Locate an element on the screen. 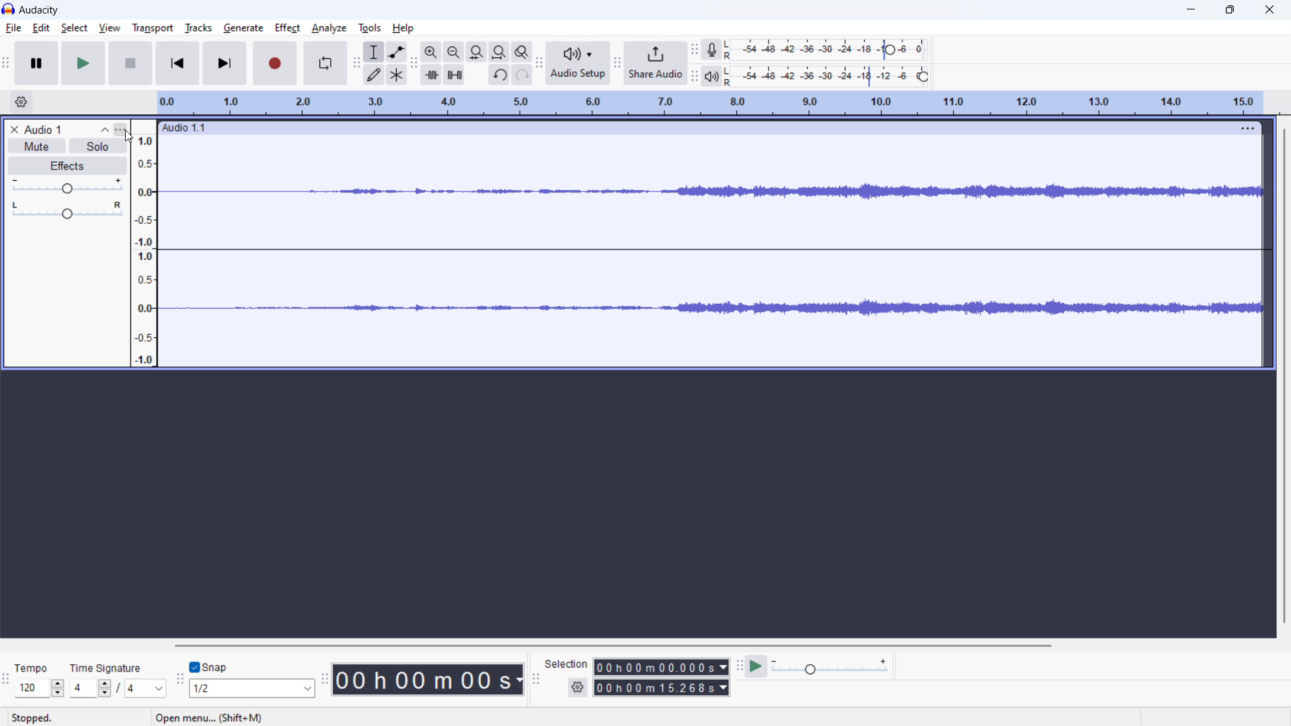 The height and width of the screenshot is (726, 1291). audio setup is located at coordinates (579, 64).